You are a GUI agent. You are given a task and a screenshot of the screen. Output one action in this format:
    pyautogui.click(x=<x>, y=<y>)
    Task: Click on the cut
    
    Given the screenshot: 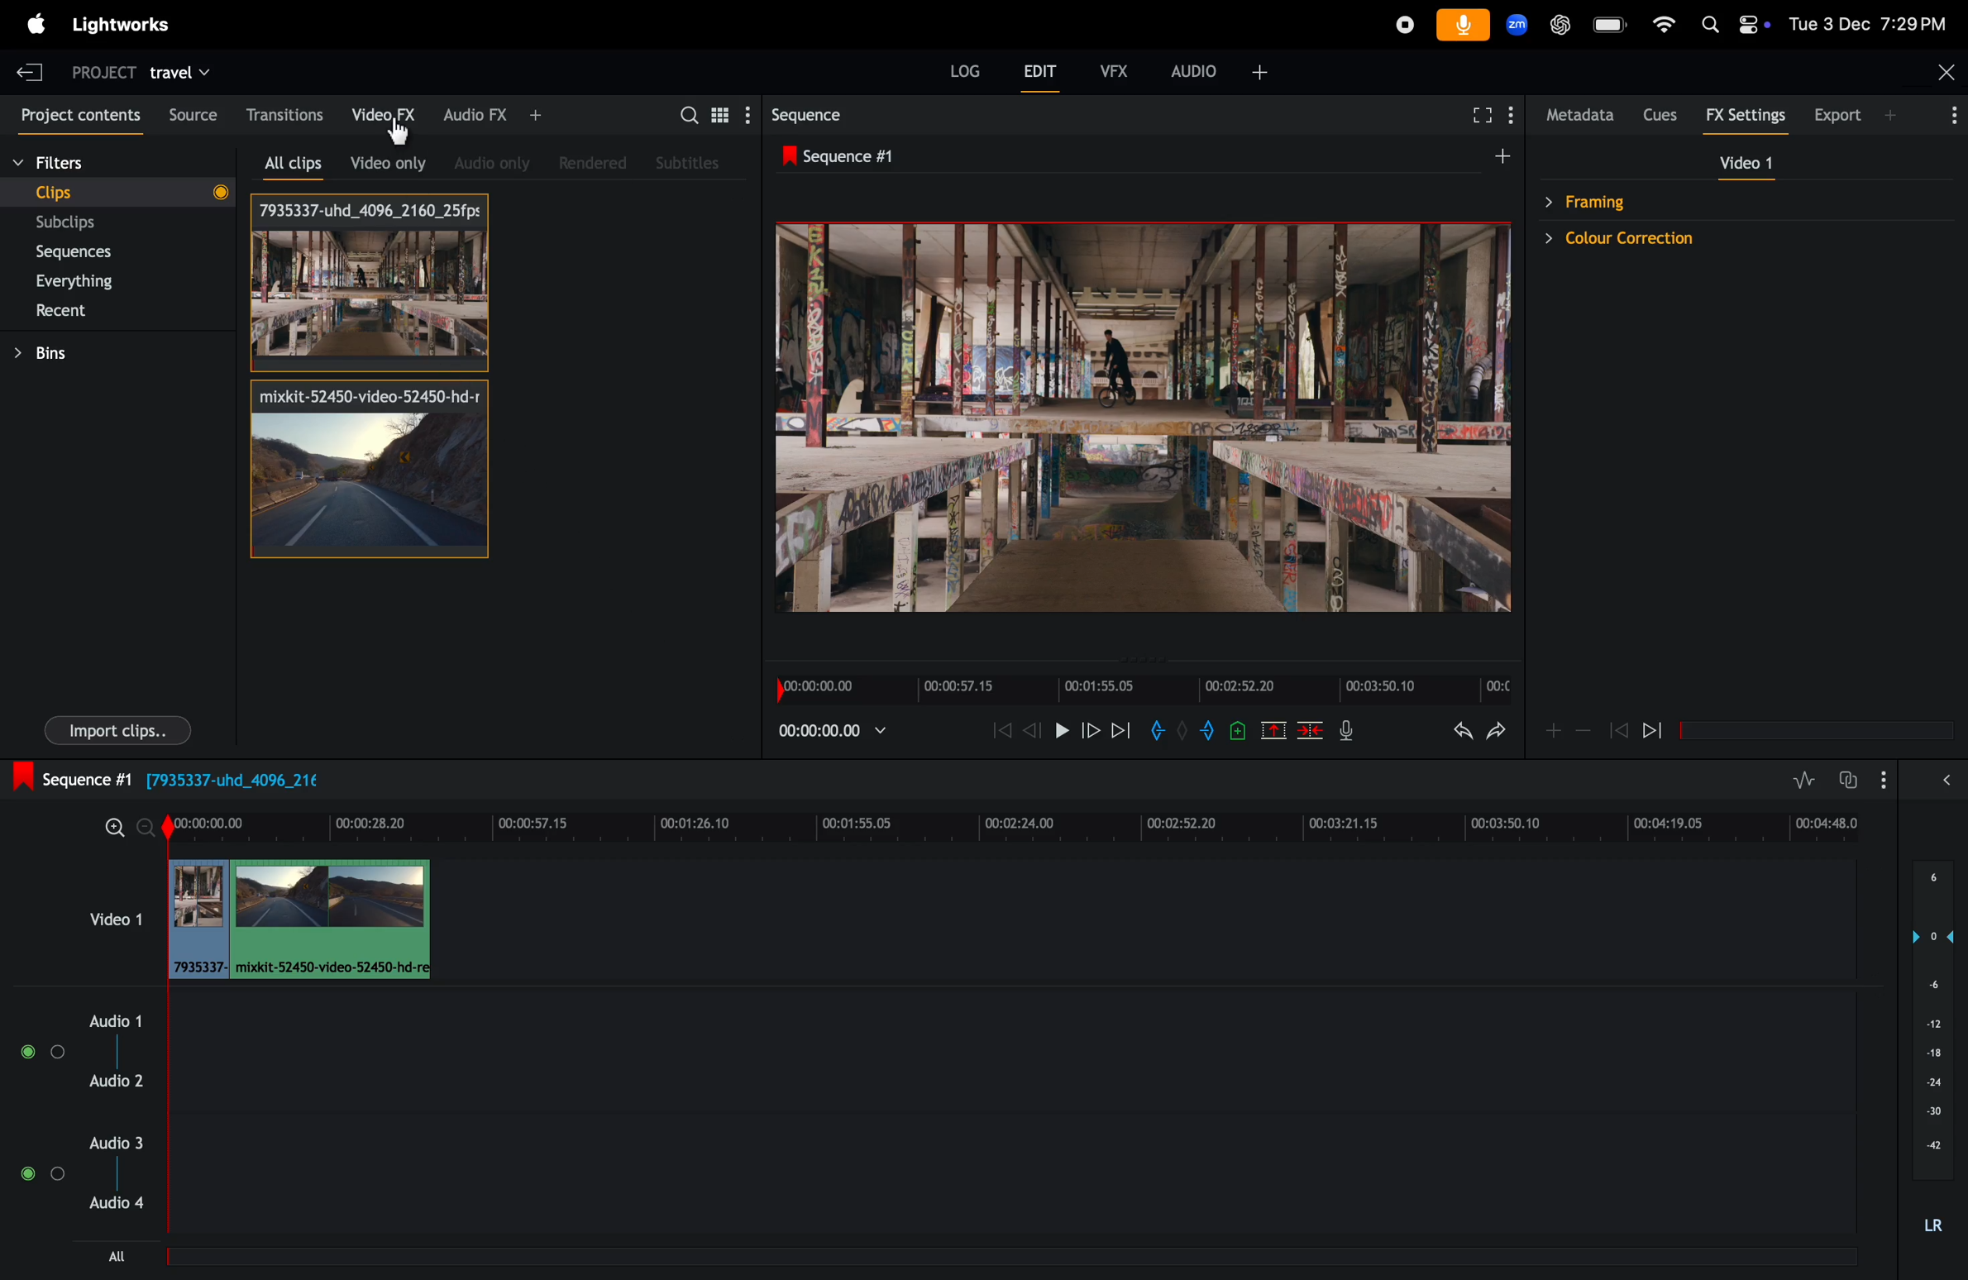 What is the action you would take?
    pyautogui.click(x=1270, y=729)
    